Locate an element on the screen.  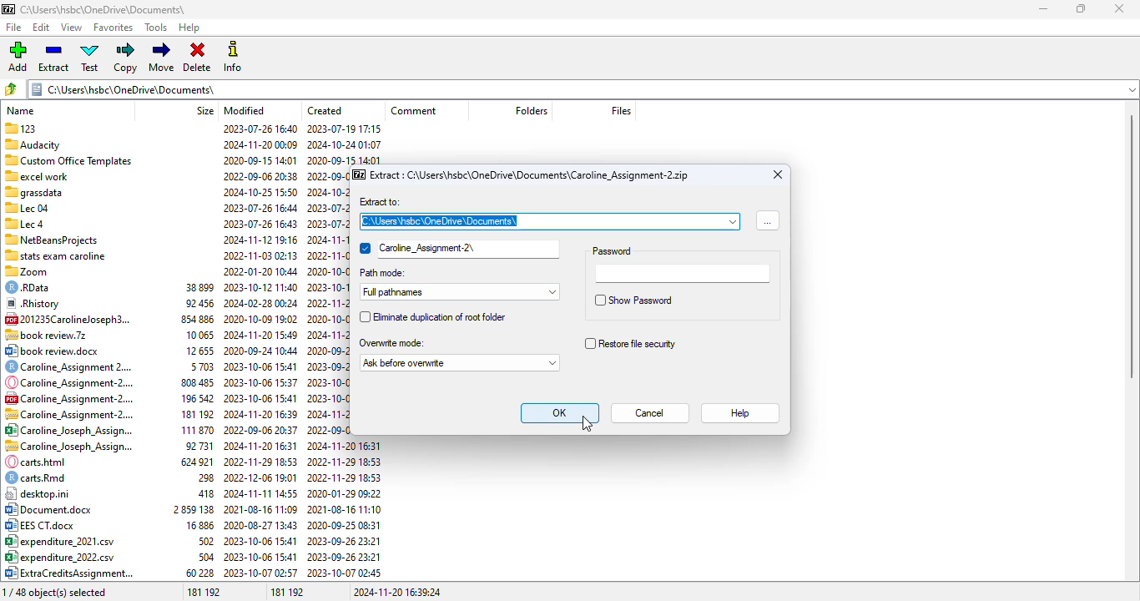
 EES CT.docx 16886 2020-08-27 13:43 2020-09-25 08:31 is located at coordinates (194, 526).